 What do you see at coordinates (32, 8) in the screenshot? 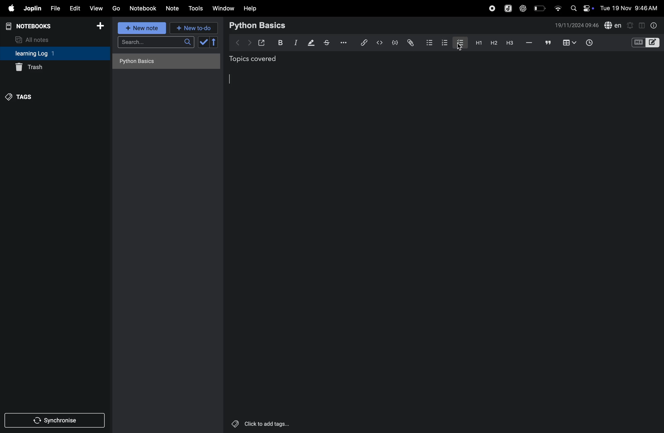
I see `joplin` at bounding box center [32, 8].